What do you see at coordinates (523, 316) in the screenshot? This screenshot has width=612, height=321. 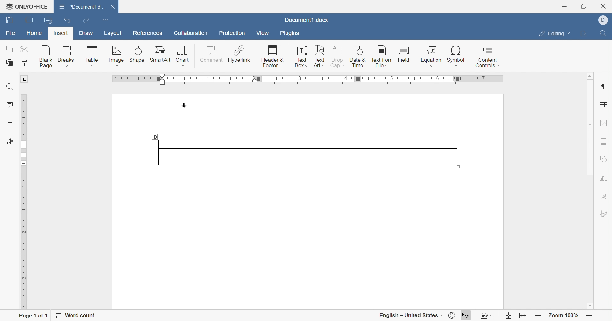 I see `Fit to width` at bounding box center [523, 316].